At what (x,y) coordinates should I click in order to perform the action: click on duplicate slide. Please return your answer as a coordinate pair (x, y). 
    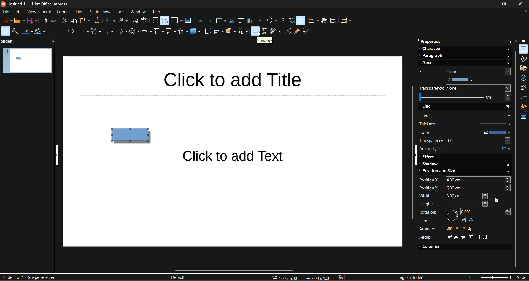
    Looking at the image, I should click on (324, 21).